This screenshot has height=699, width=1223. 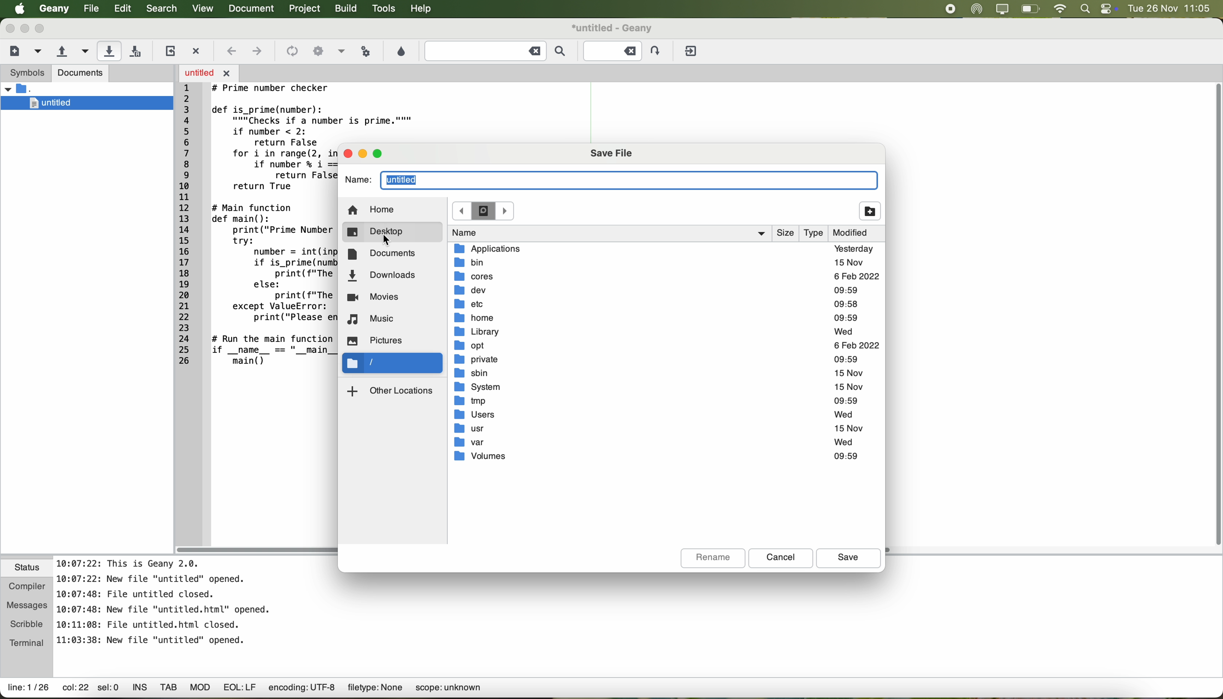 What do you see at coordinates (306, 9) in the screenshot?
I see `project` at bounding box center [306, 9].